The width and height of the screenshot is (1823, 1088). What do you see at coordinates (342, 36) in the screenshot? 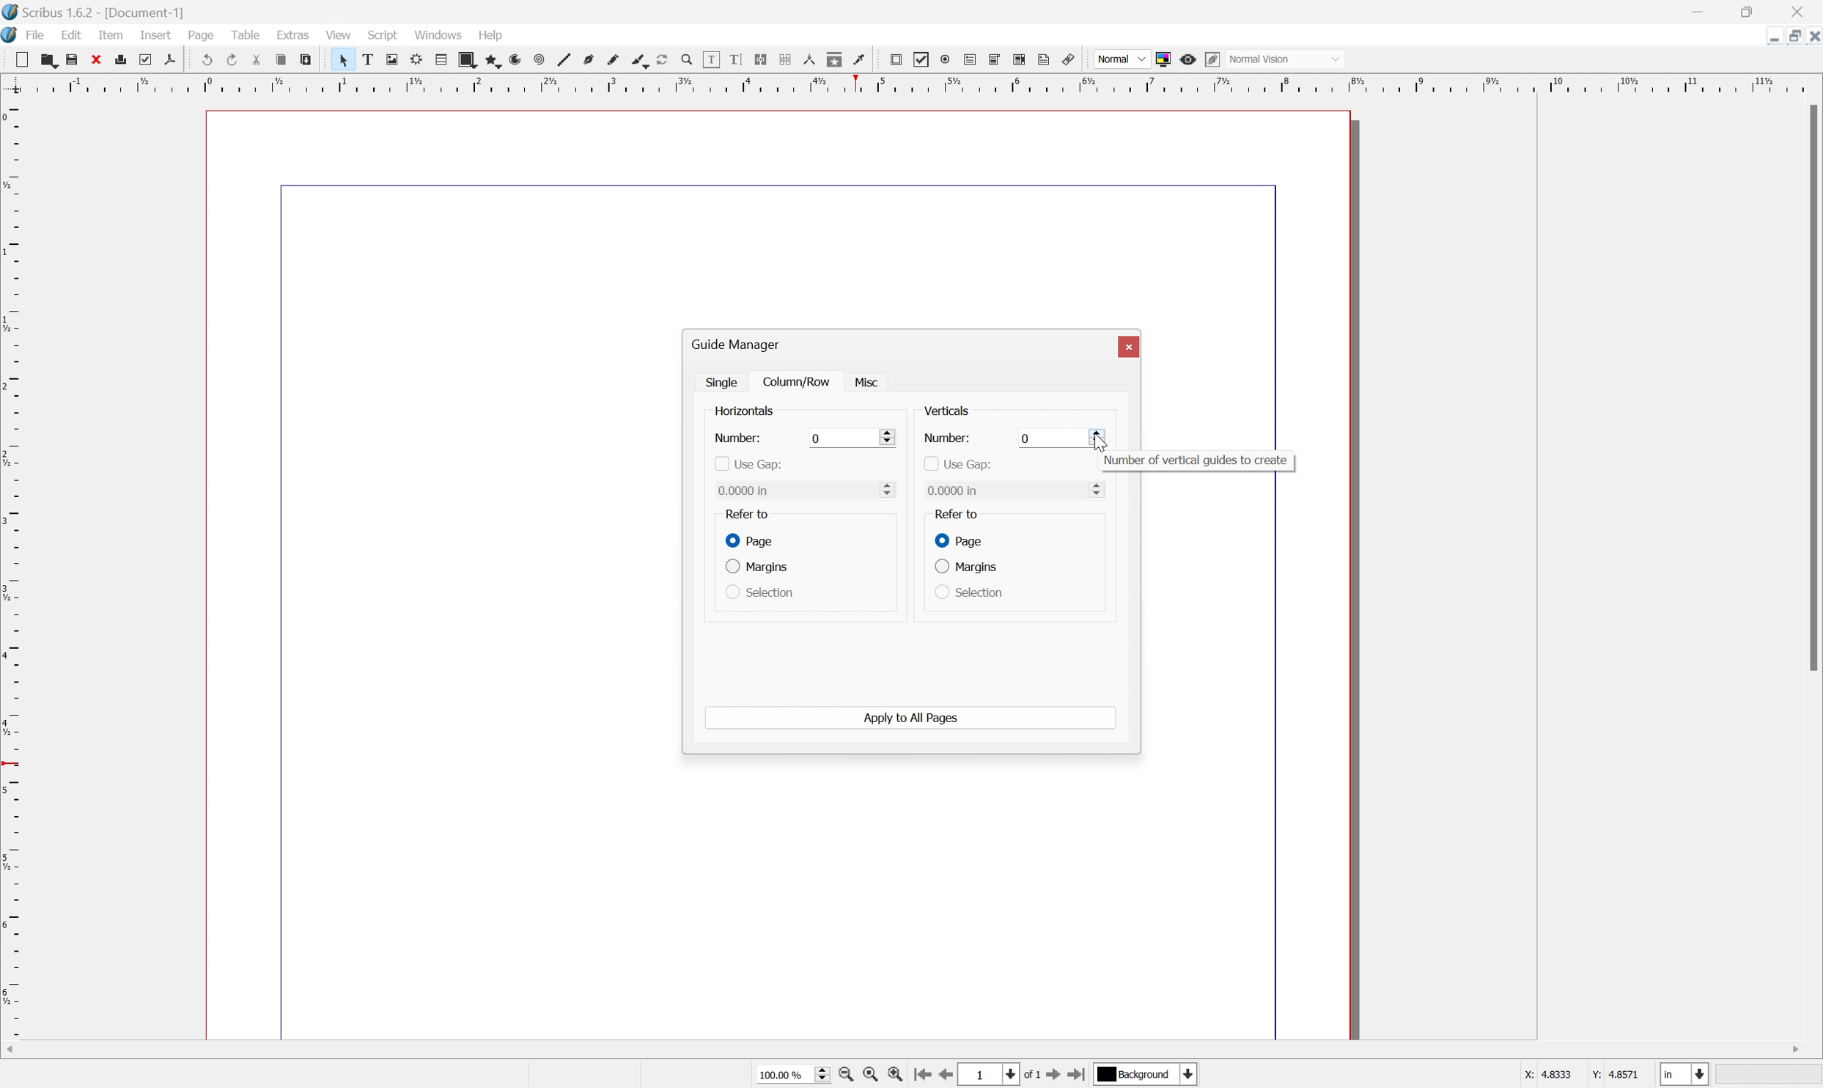
I see `view` at bounding box center [342, 36].